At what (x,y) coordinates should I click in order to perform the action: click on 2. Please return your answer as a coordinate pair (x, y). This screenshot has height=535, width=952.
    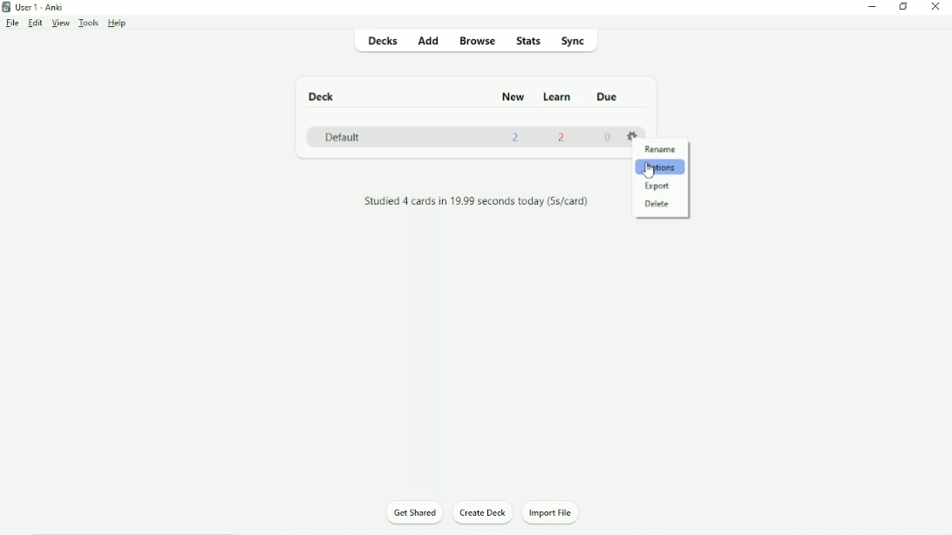
    Looking at the image, I should click on (564, 140).